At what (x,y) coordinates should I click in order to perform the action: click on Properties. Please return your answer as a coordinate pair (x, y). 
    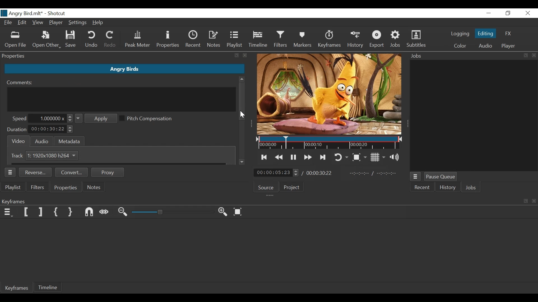
    Looking at the image, I should click on (66, 188).